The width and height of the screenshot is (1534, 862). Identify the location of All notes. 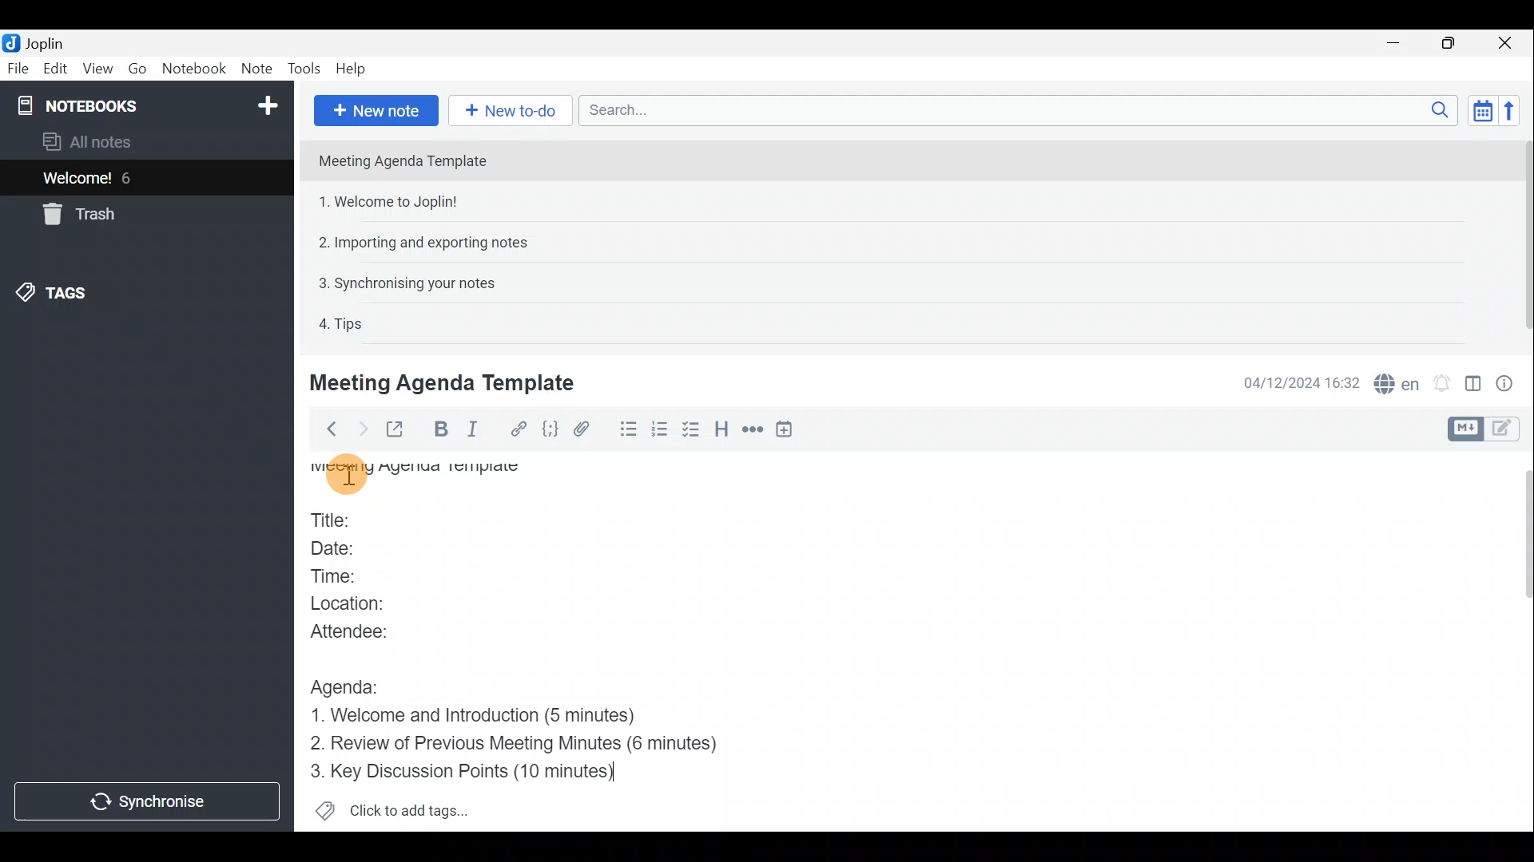
(113, 141).